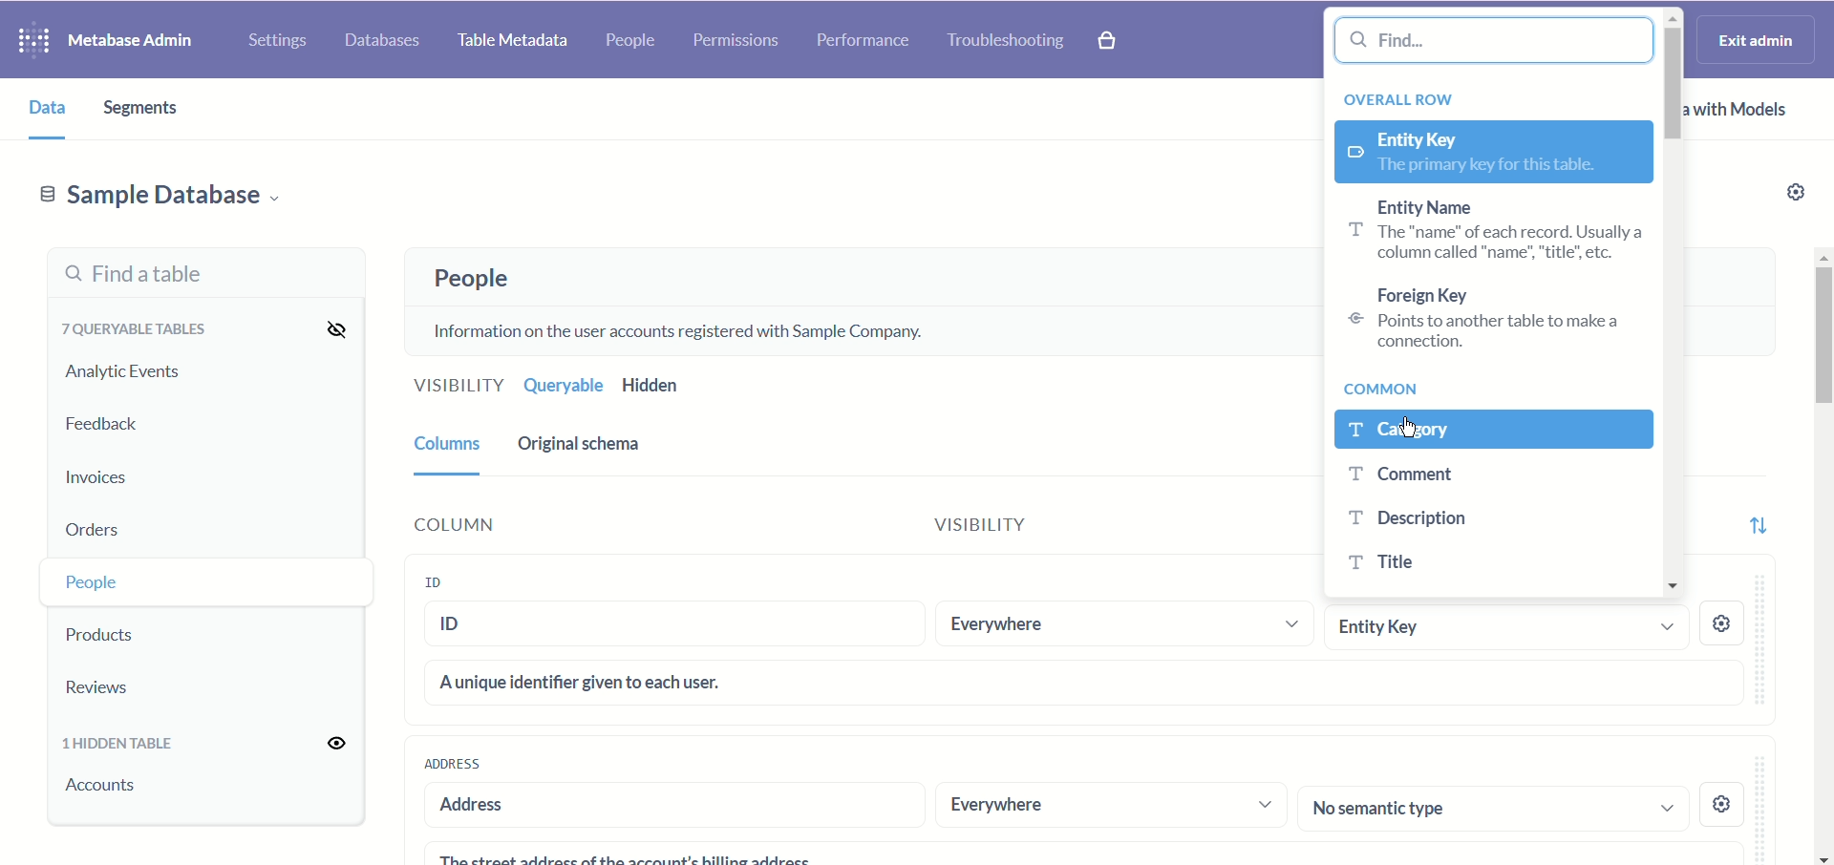 The height and width of the screenshot is (865, 1834). I want to click on Queryable, so click(561, 386).